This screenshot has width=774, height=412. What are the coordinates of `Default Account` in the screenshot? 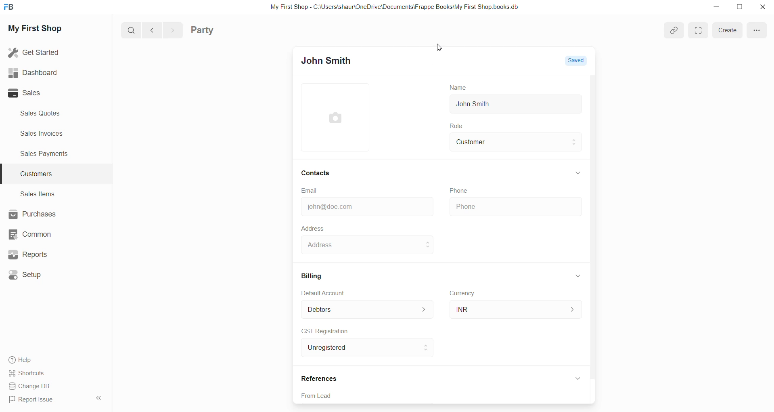 It's located at (329, 292).